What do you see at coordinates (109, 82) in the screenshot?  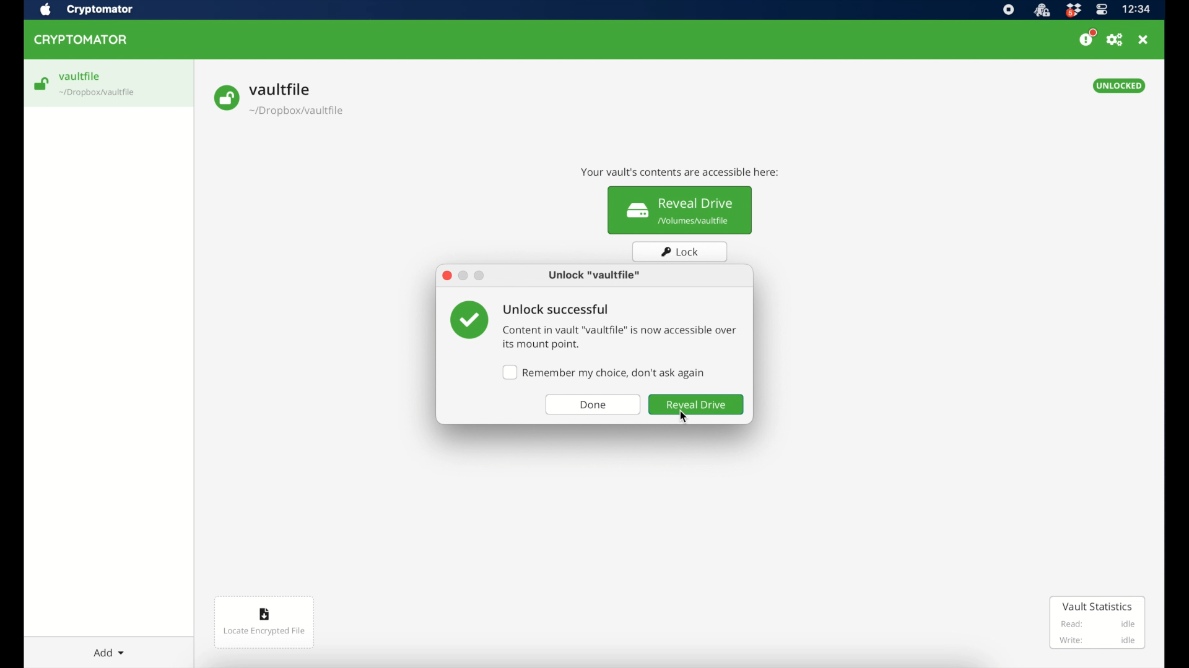 I see `vaultfile` at bounding box center [109, 82].